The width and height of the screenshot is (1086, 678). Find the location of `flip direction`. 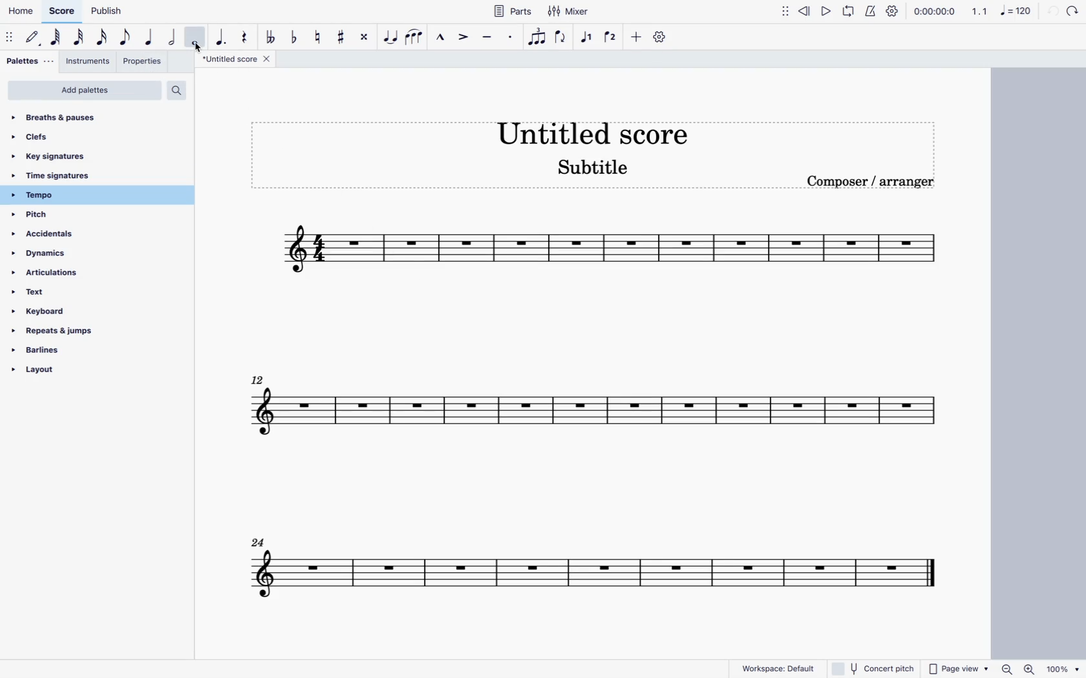

flip direction is located at coordinates (561, 37).